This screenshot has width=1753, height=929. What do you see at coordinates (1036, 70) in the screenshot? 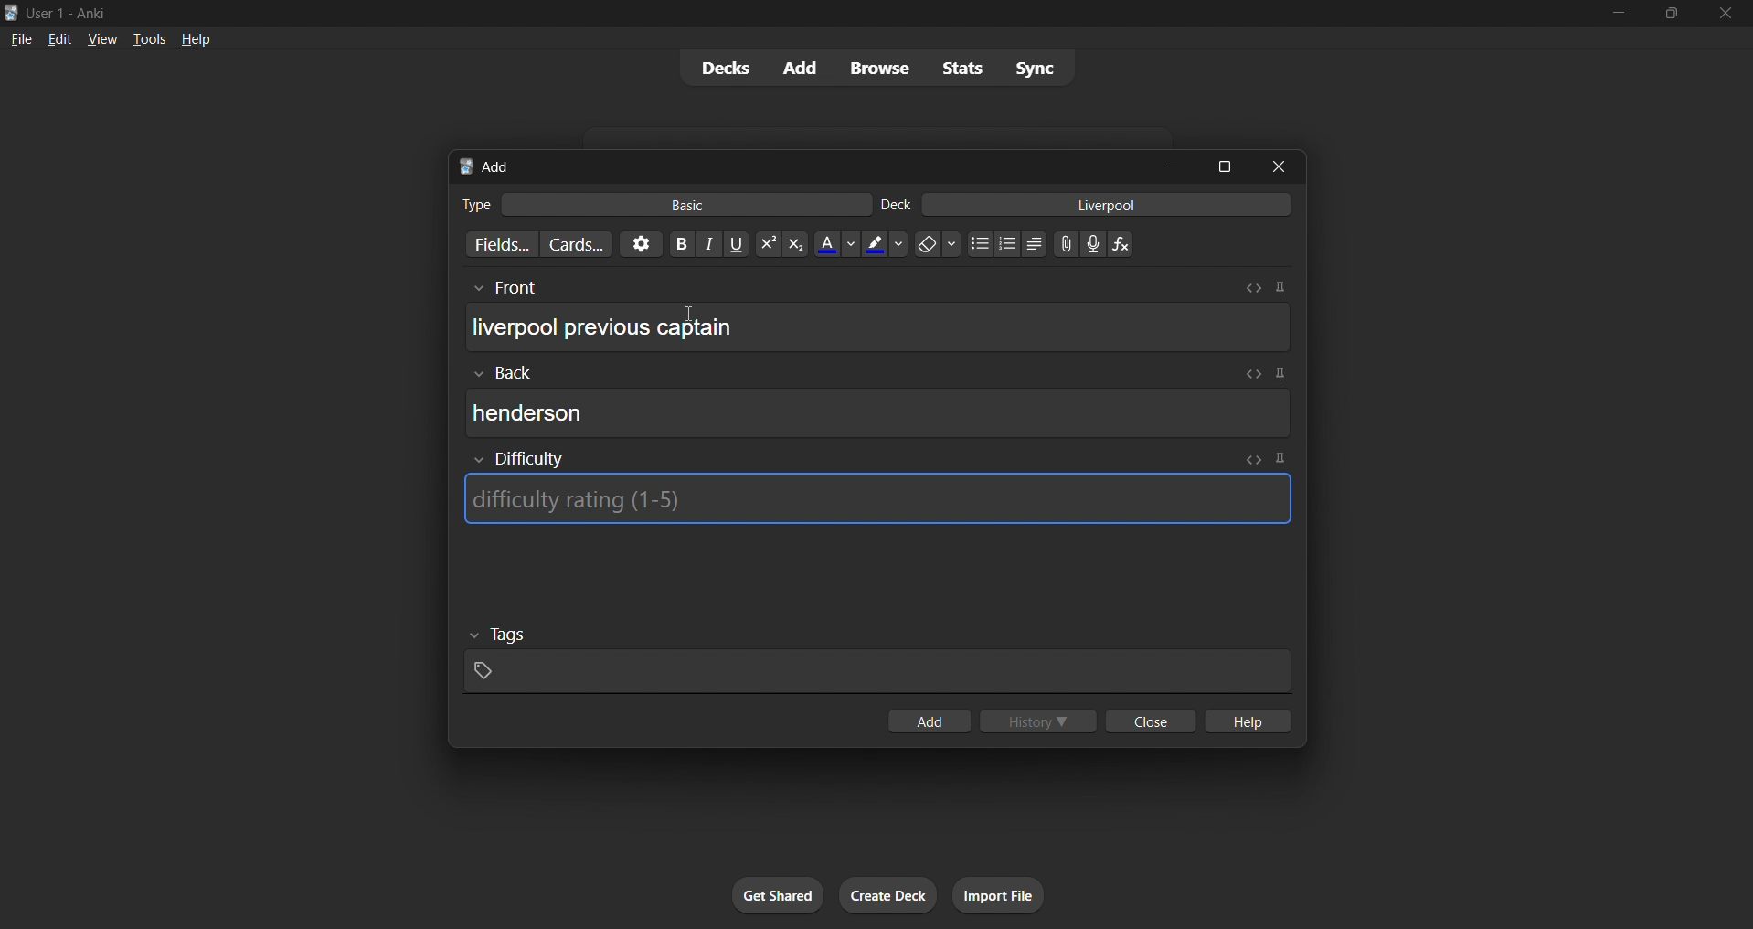
I see `sync` at bounding box center [1036, 70].